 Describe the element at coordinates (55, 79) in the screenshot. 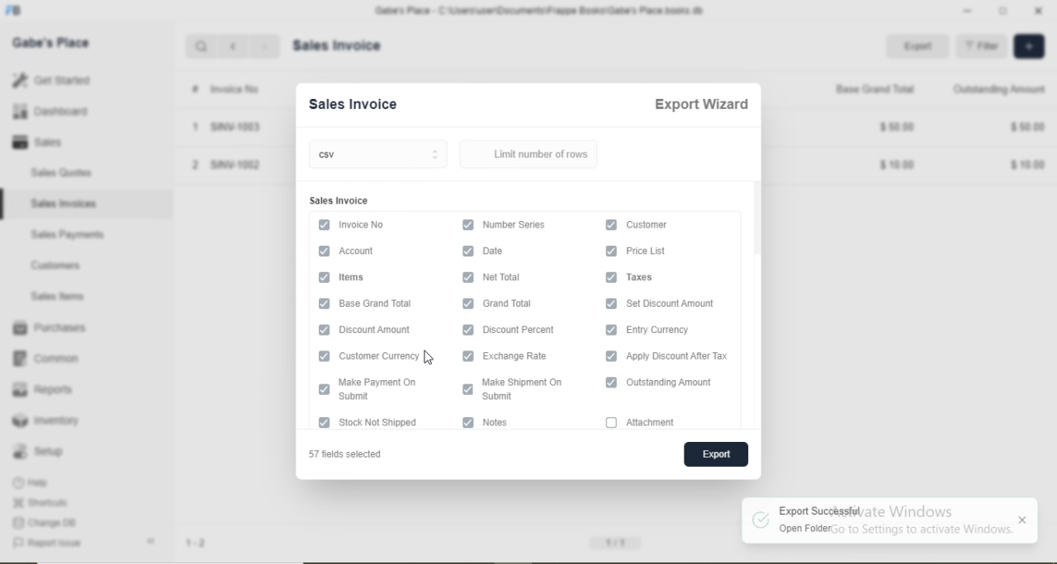

I see `Get Started` at that location.